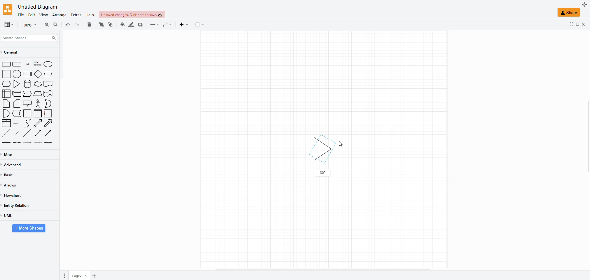 This screenshot has width=590, height=280. What do you see at coordinates (152, 25) in the screenshot?
I see `connectors` at bounding box center [152, 25].